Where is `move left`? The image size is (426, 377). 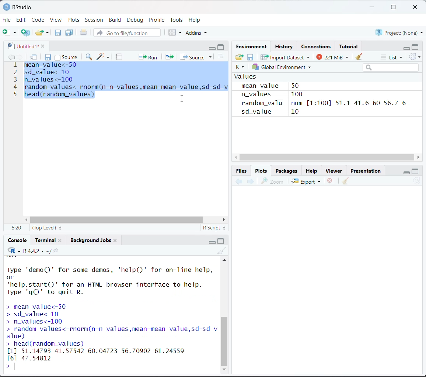
move left is located at coordinates (237, 158).